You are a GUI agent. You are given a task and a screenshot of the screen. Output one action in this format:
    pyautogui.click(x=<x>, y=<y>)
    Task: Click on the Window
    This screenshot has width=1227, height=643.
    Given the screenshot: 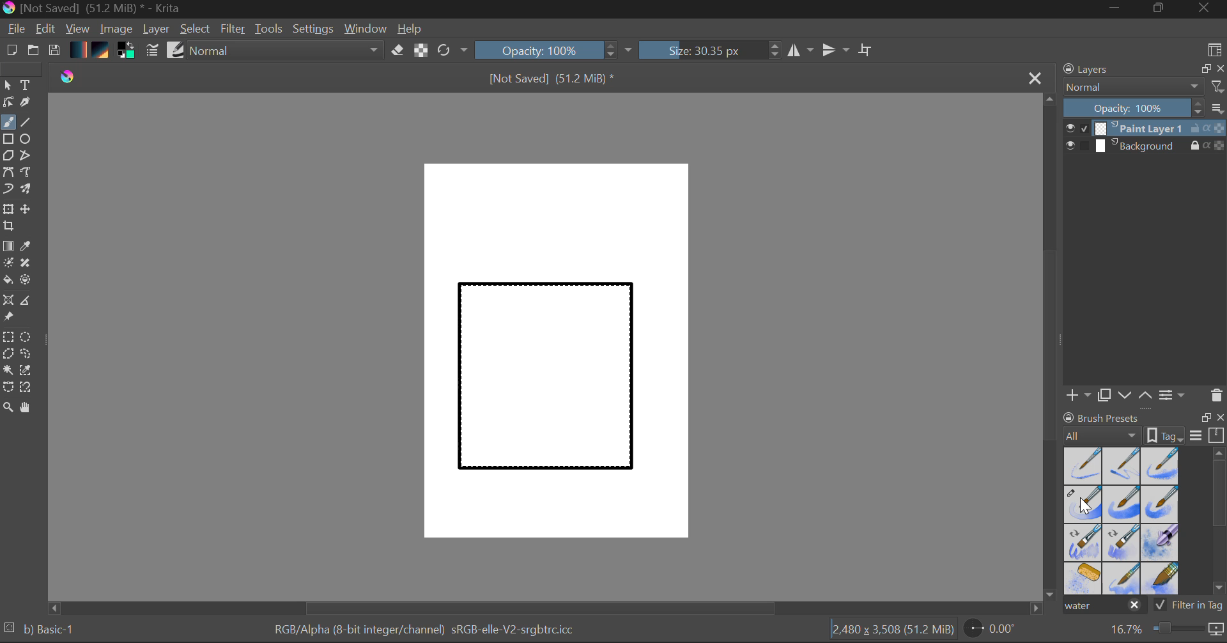 What is the action you would take?
    pyautogui.click(x=367, y=29)
    